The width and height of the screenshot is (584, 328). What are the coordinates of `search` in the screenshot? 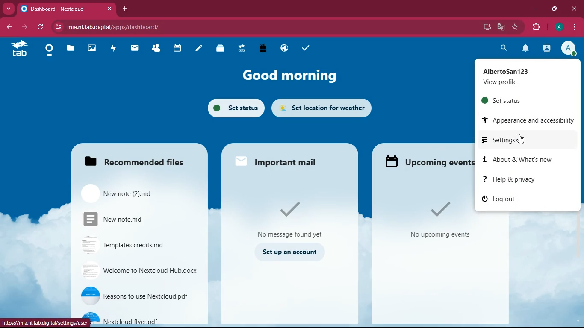 It's located at (502, 48).